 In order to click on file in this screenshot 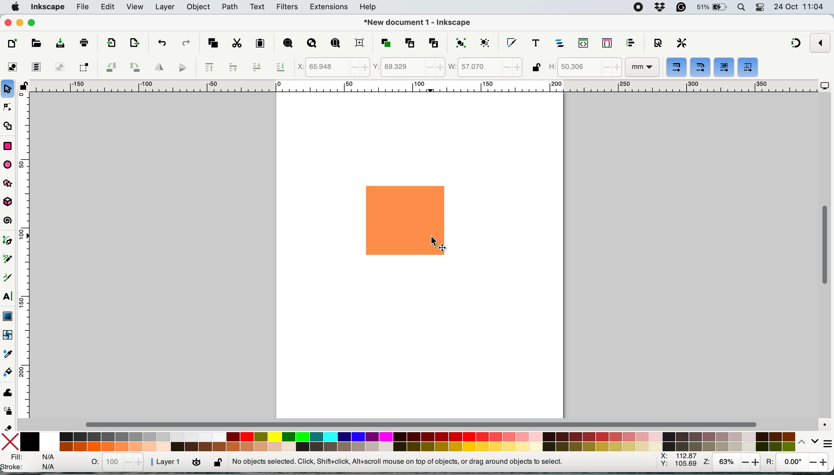, I will do `click(82, 7)`.